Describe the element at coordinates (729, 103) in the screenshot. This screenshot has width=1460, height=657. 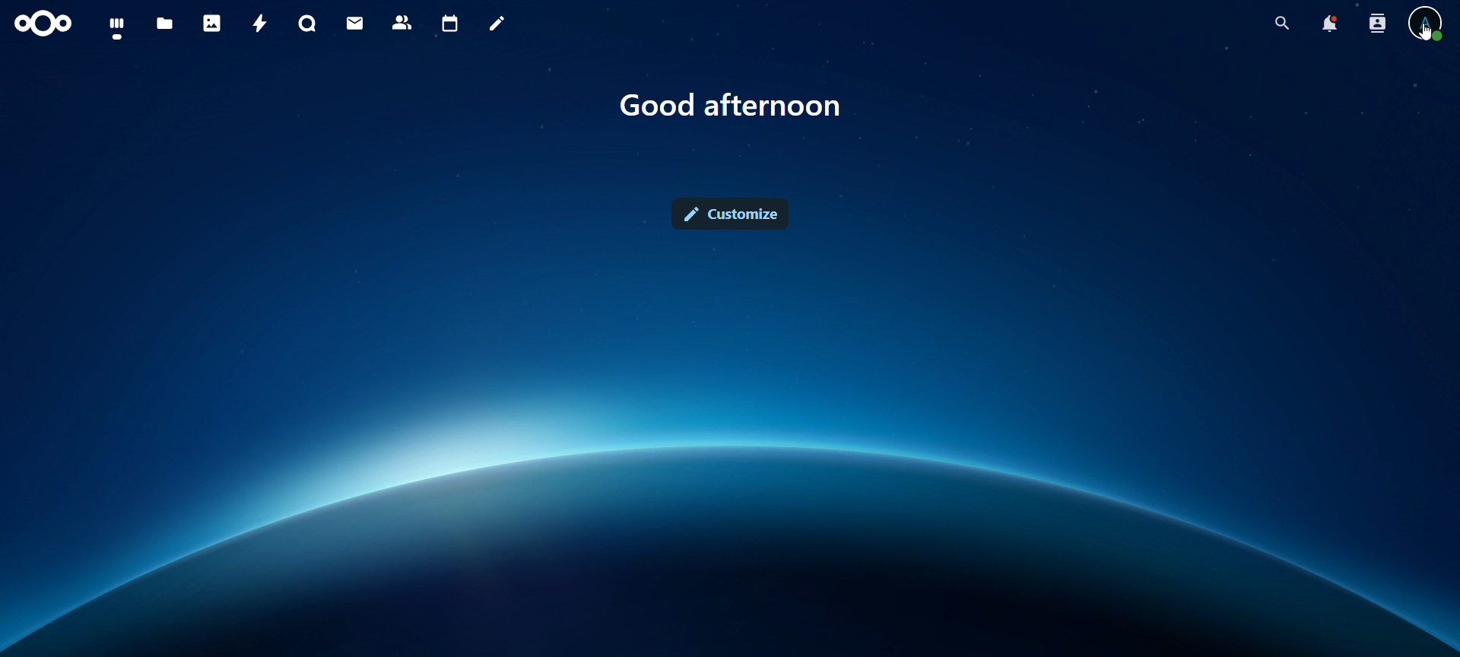
I see `text` at that location.